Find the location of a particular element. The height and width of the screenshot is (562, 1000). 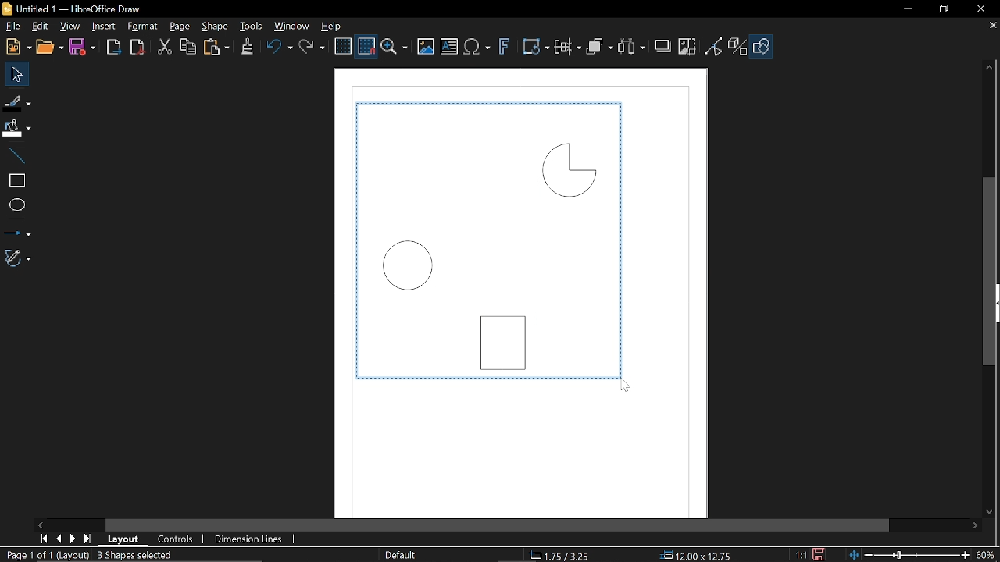

page 1of 1 (Layout) is located at coordinates (47, 554).